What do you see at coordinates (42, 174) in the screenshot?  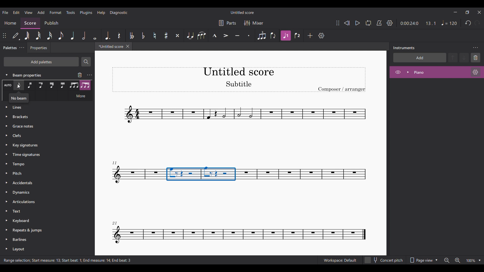 I see `Pitch` at bounding box center [42, 174].